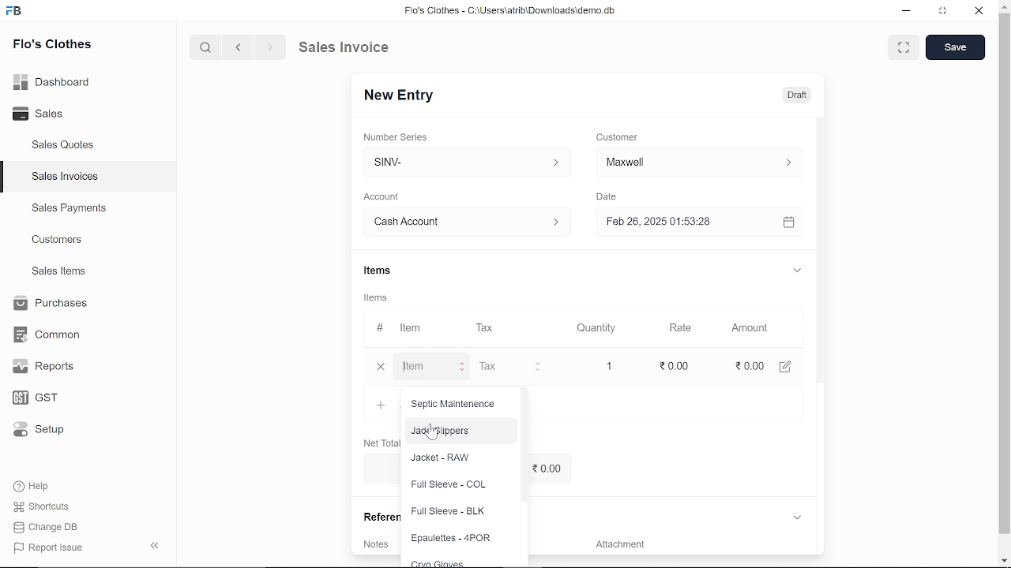 The image size is (1011, 568). I want to click on Sales Payments., so click(68, 208).